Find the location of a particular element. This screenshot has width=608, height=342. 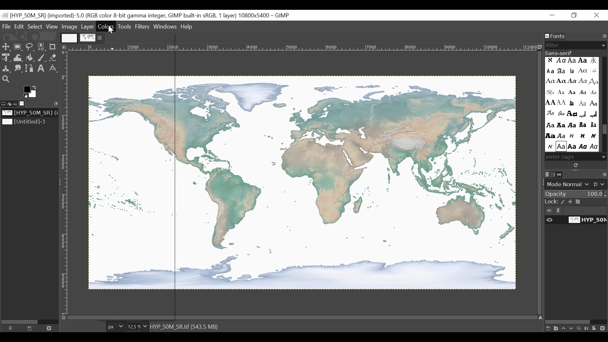

Scroll down is located at coordinates (604, 156).